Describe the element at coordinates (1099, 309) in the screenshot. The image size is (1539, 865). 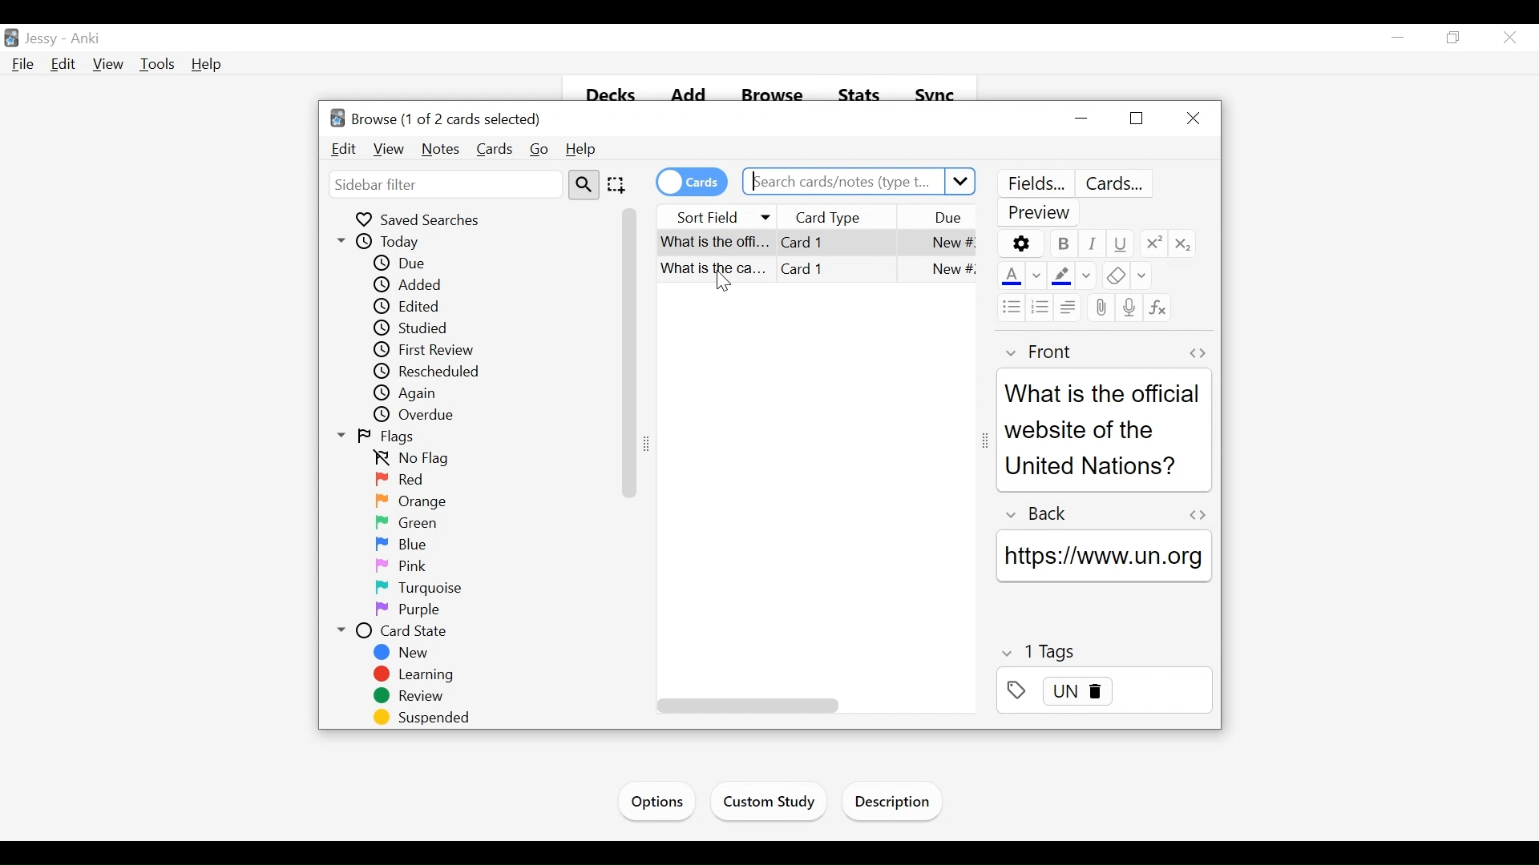
I see `Upload files/pictures/Images` at that location.